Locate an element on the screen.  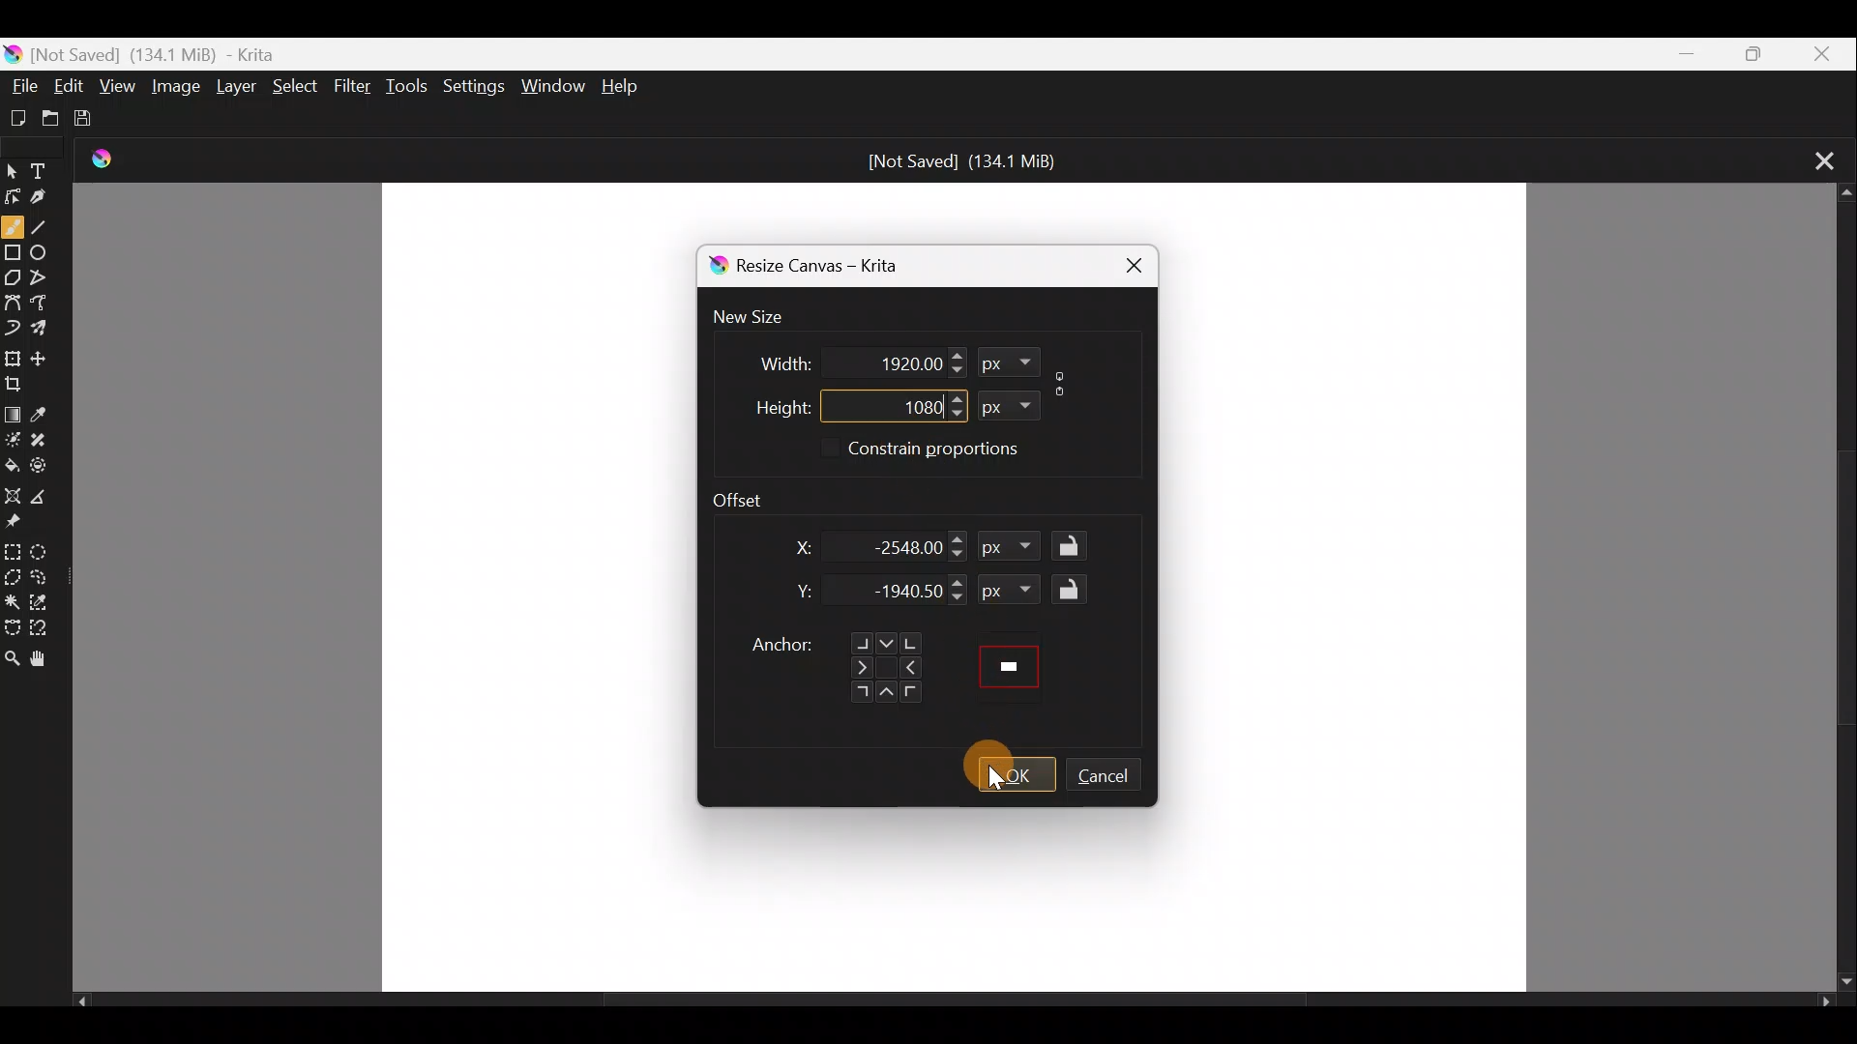
Height is located at coordinates (767, 403).